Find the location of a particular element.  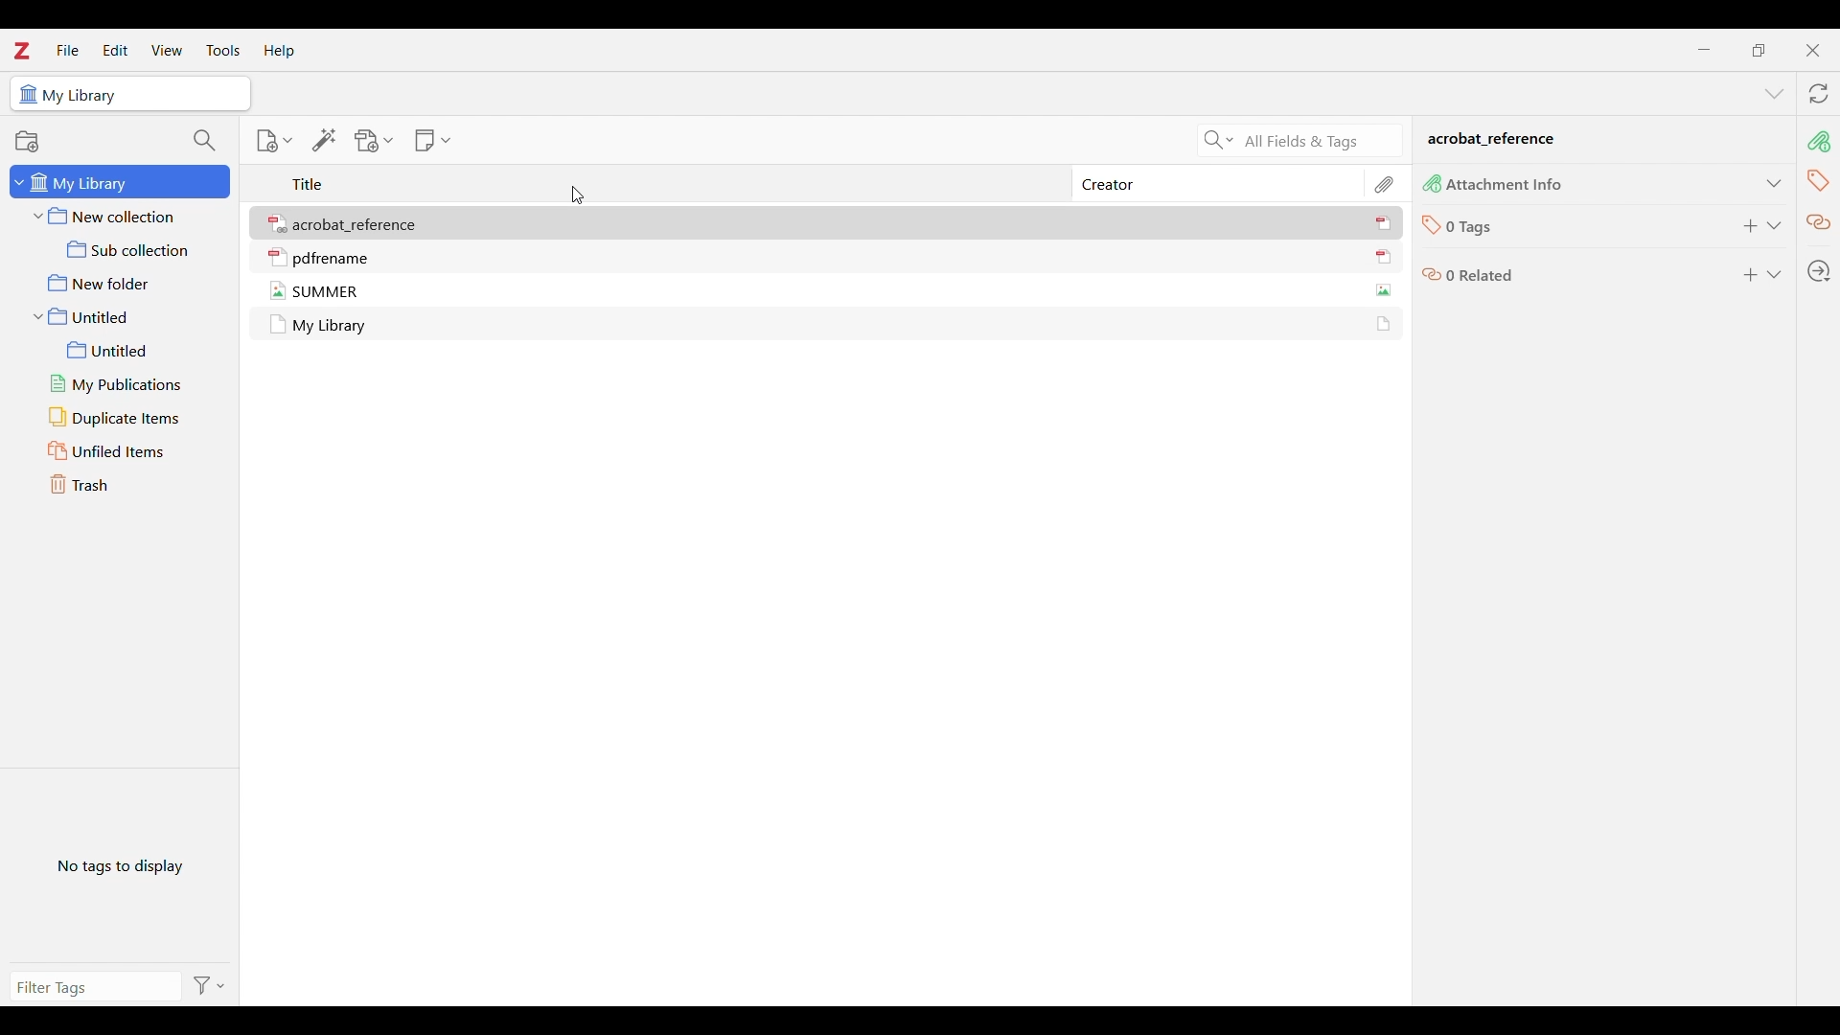

Type in filter tags is located at coordinates (82, 988).